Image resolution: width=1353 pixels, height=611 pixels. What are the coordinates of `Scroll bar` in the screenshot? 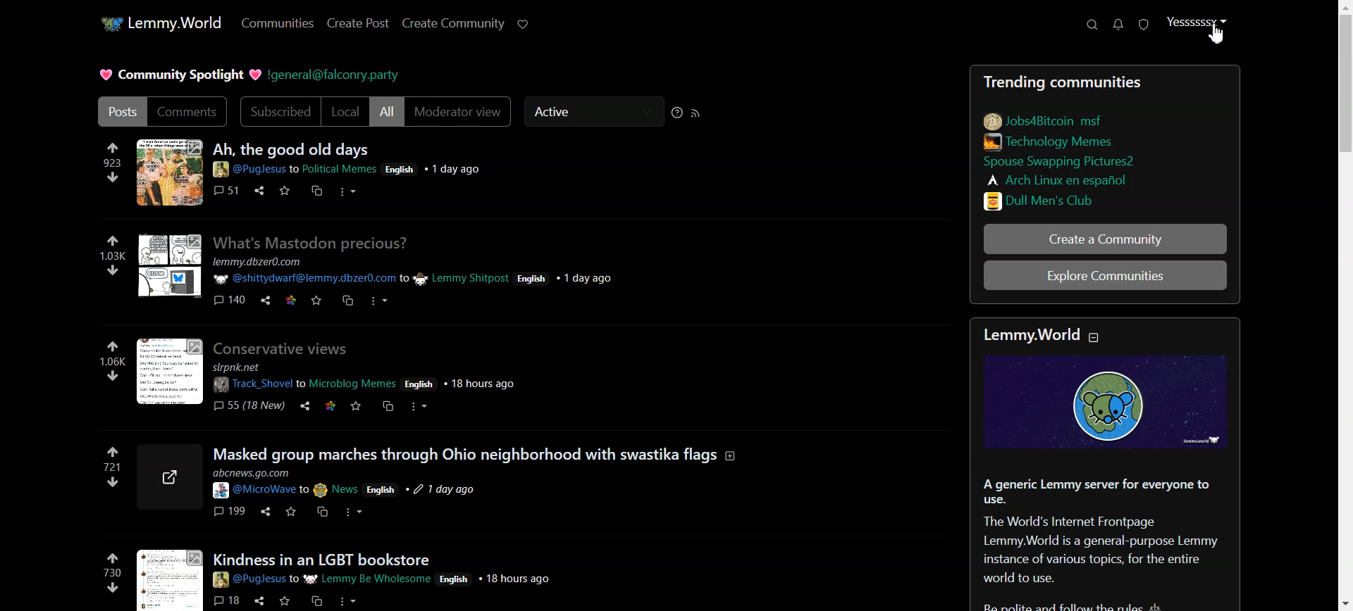 It's located at (1345, 305).